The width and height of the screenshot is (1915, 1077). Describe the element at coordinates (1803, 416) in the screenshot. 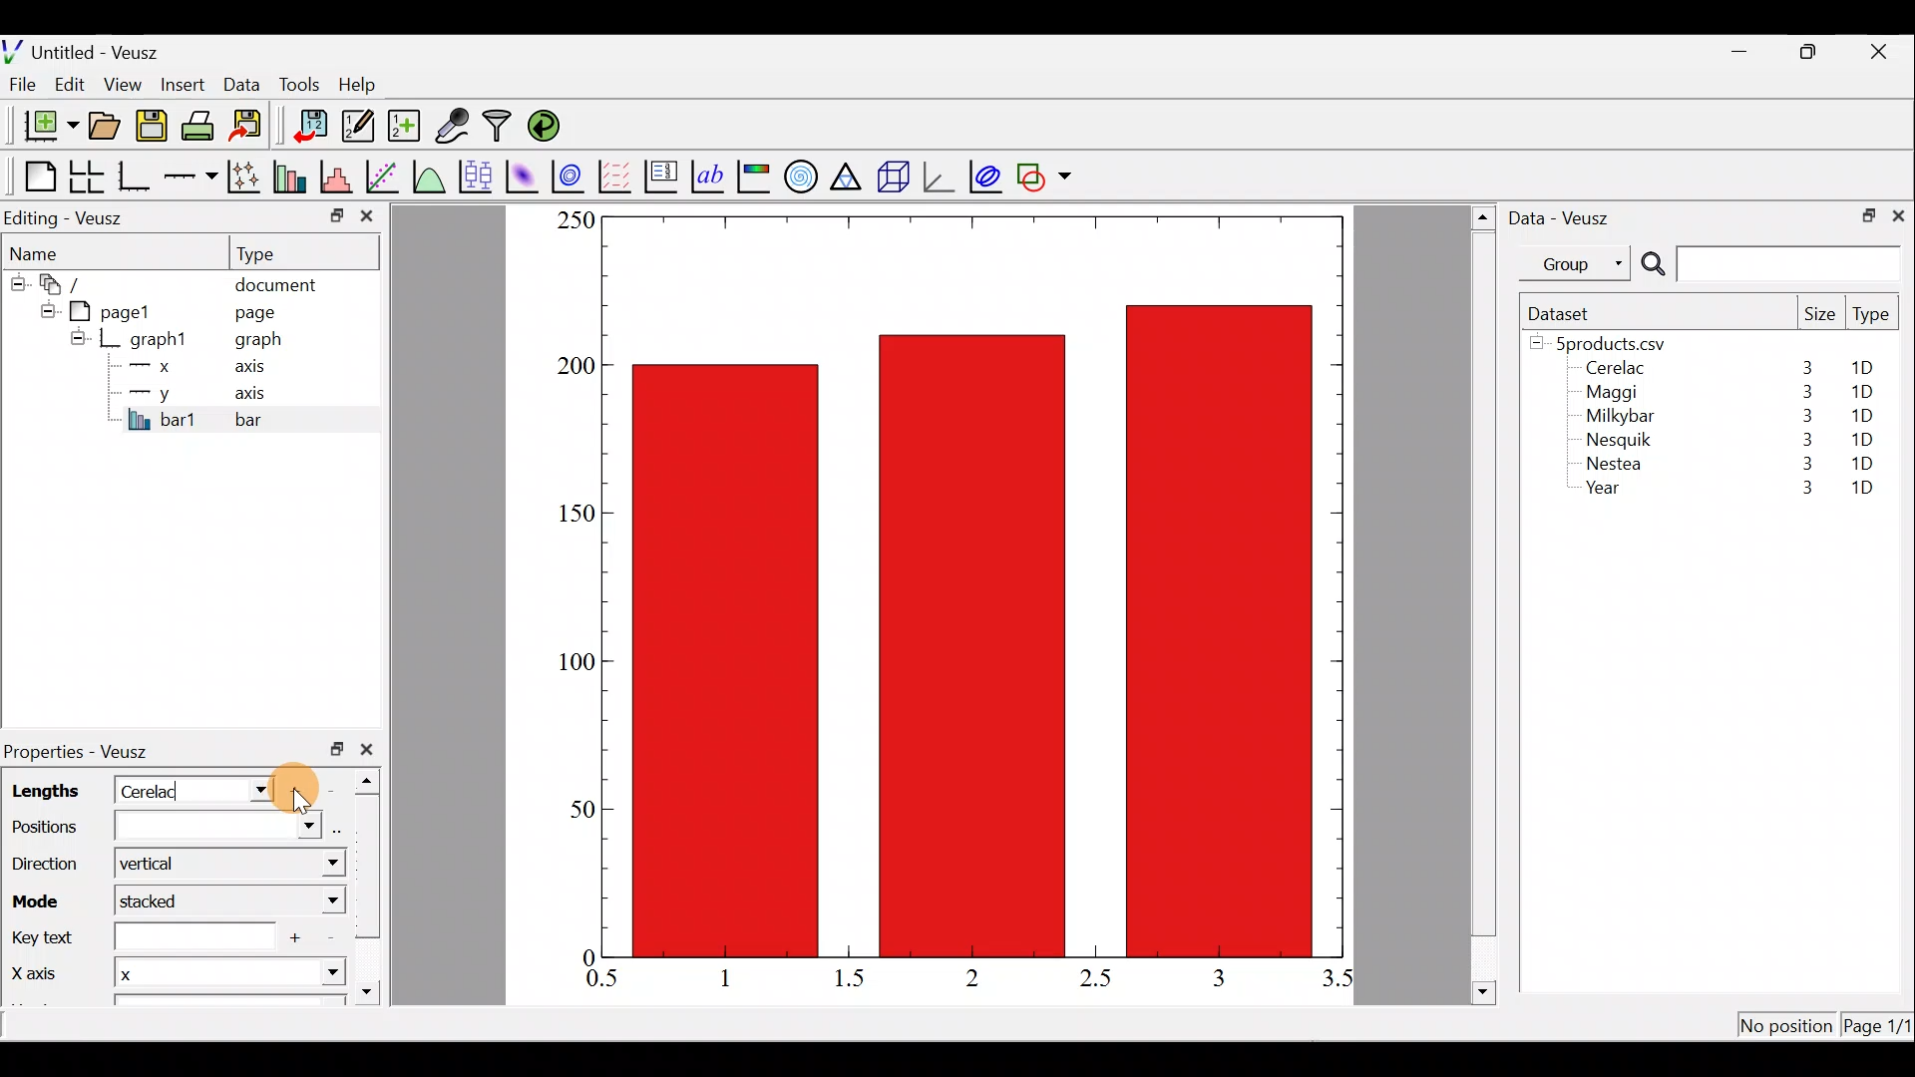

I see `3` at that location.